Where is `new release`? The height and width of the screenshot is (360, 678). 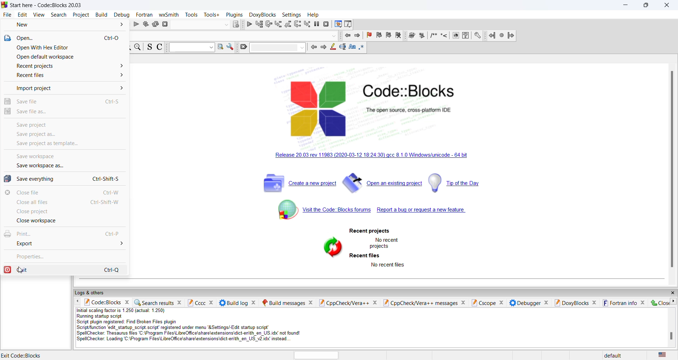 new release is located at coordinates (381, 157).